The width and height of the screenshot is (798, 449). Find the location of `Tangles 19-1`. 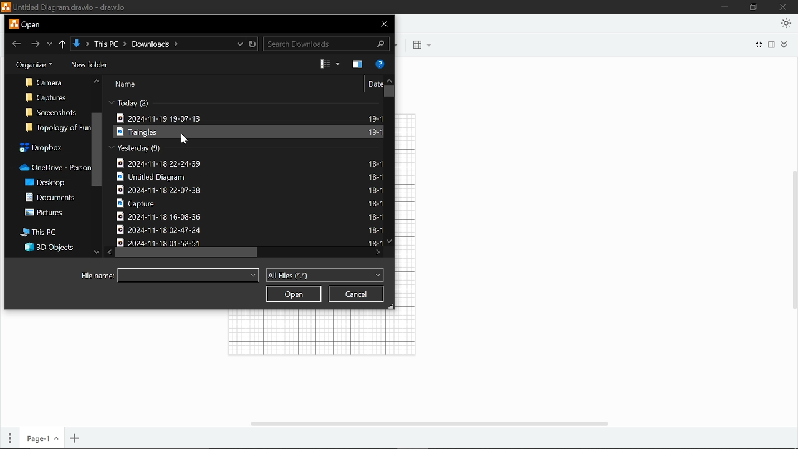

Tangles 19-1 is located at coordinates (248, 132).